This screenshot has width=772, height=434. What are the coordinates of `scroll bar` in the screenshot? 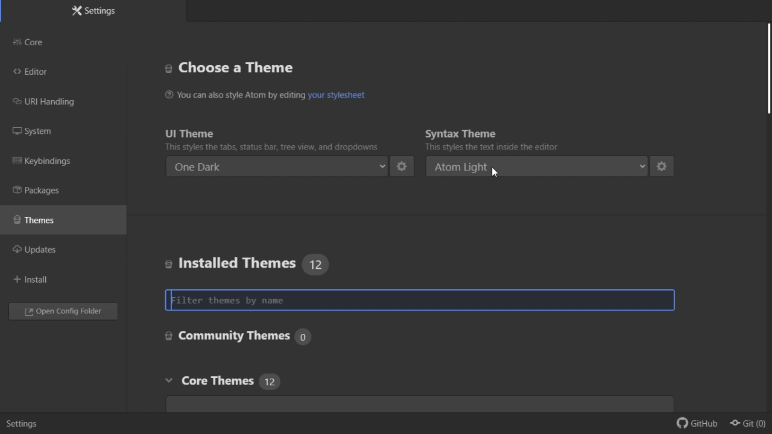 It's located at (767, 72).